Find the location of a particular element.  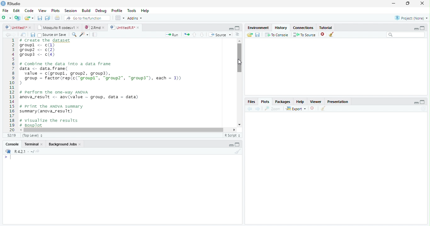

1:1 is located at coordinates (11, 135).